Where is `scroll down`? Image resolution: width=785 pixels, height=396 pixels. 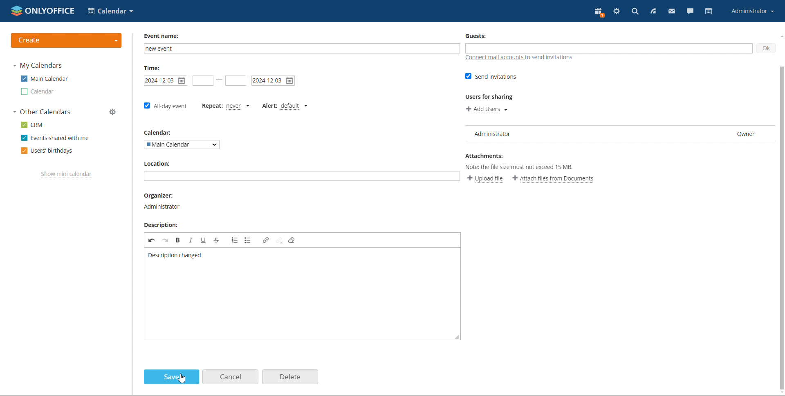
scroll down is located at coordinates (780, 393).